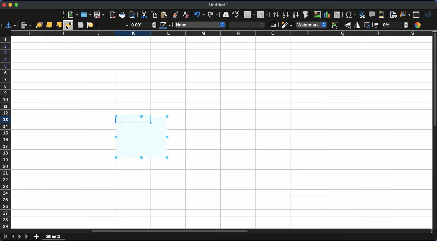 Image resolution: width=437 pixels, height=241 pixels. Describe the element at coordinates (218, 5) in the screenshot. I see `untitled` at that location.